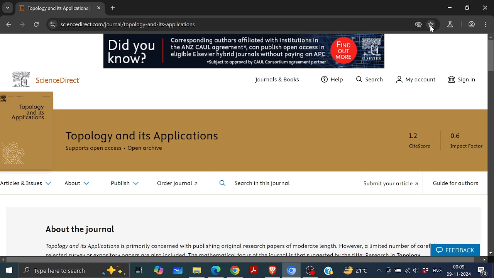 The height and width of the screenshot is (278, 494). What do you see at coordinates (398, 271) in the screenshot?
I see `Battery` at bounding box center [398, 271].